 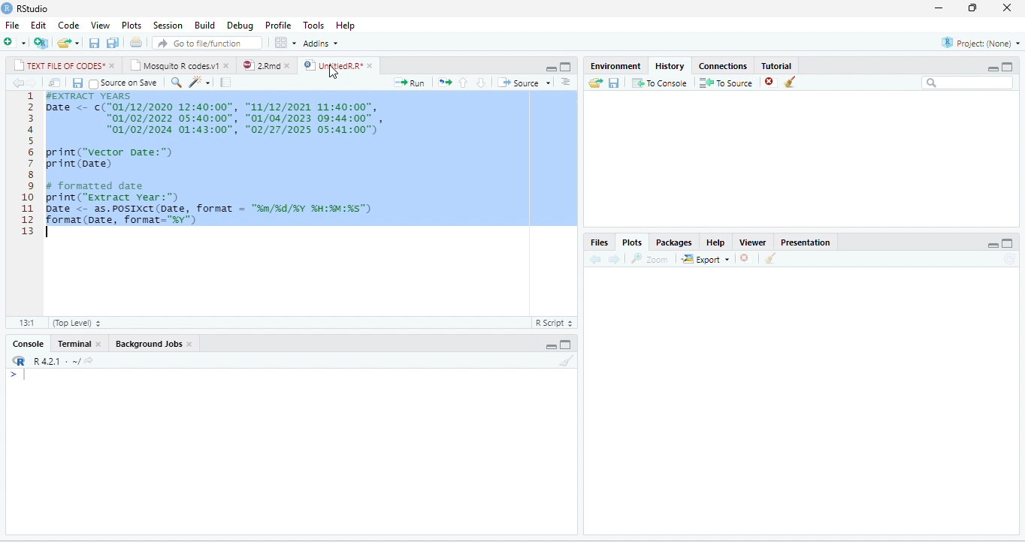 I want to click on options, so click(x=286, y=43).